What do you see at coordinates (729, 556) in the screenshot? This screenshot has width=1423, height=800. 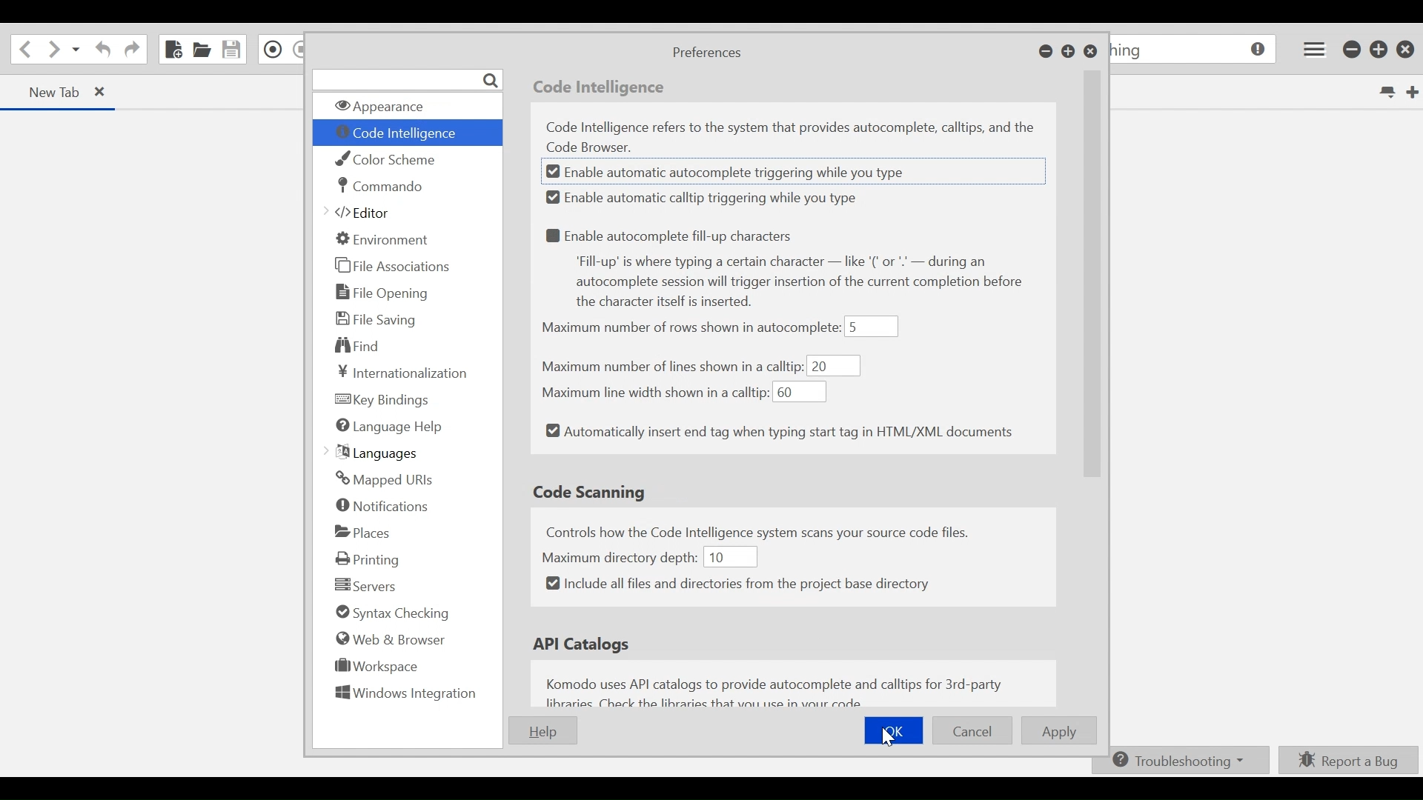 I see `10` at bounding box center [729, 556].